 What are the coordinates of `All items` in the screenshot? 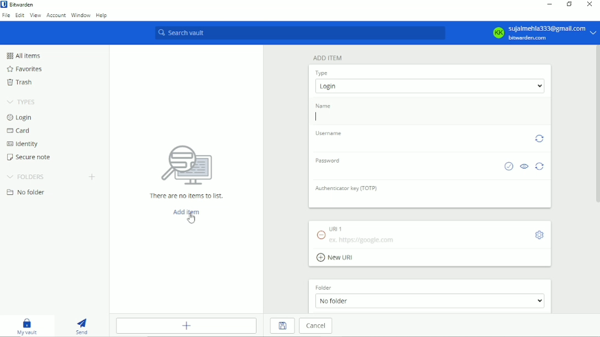 It's located at (23, 55).